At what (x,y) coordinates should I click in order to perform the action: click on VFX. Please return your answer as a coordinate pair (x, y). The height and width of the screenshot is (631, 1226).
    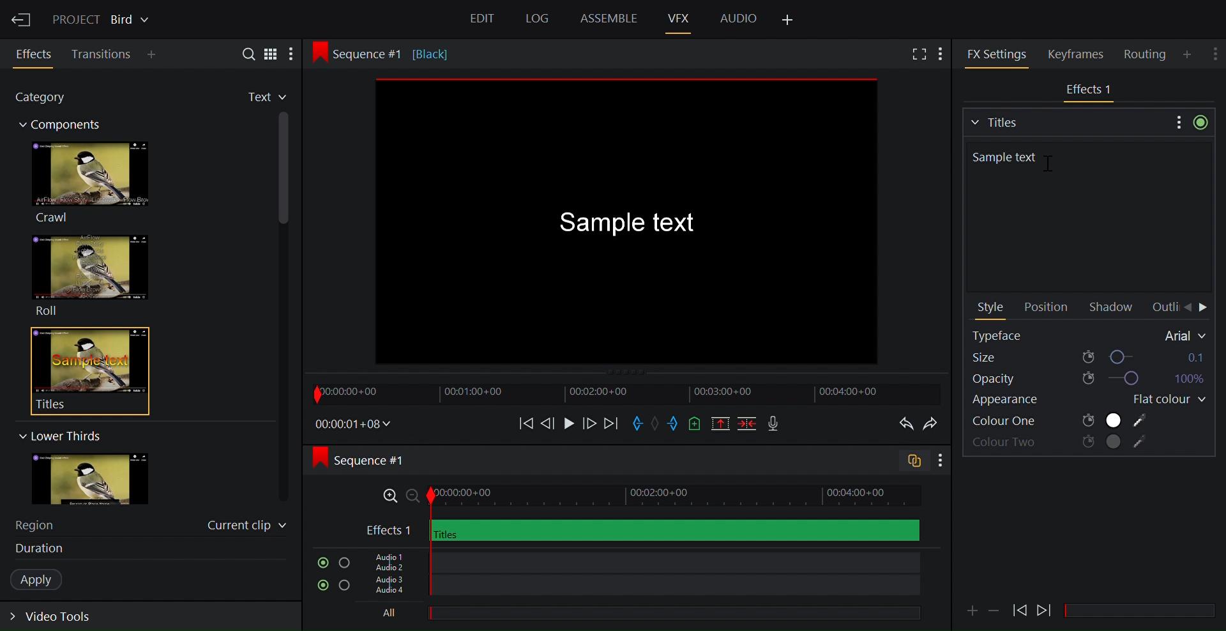
    Looking at the image, I should click on (680, 18).